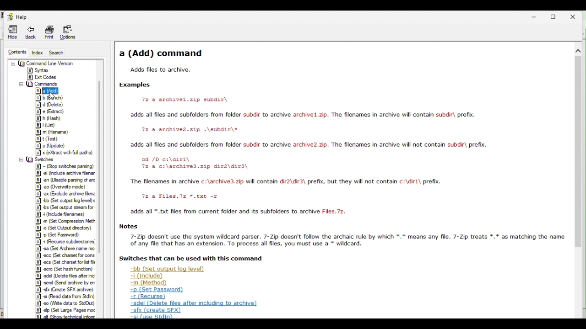 This screenshot has width=586, height=329. What do you see at coordinates (54, 98) in the screenshot?
I see `b` at bounding box center [54, 98].